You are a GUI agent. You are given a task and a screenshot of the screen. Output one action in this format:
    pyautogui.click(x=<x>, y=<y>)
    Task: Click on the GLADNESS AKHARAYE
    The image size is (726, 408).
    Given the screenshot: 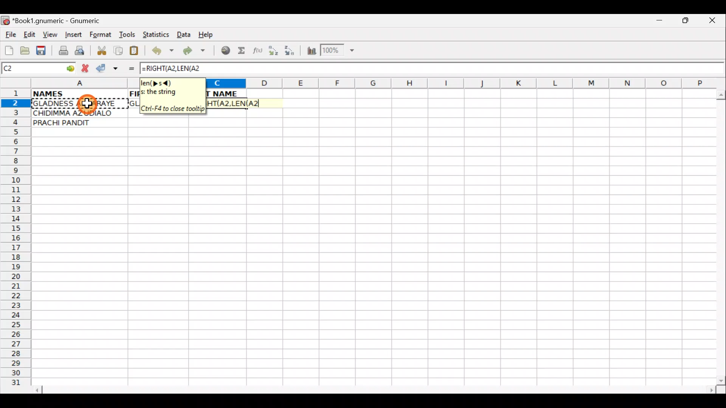 What is the action you would take?
    pyautogui.click(x=79, y=104)
    